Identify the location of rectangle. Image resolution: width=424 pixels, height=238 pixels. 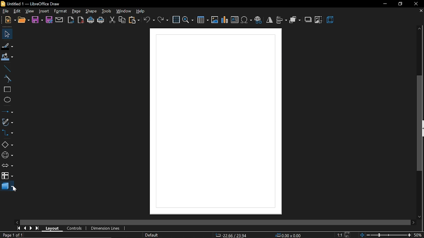
(6, 89).